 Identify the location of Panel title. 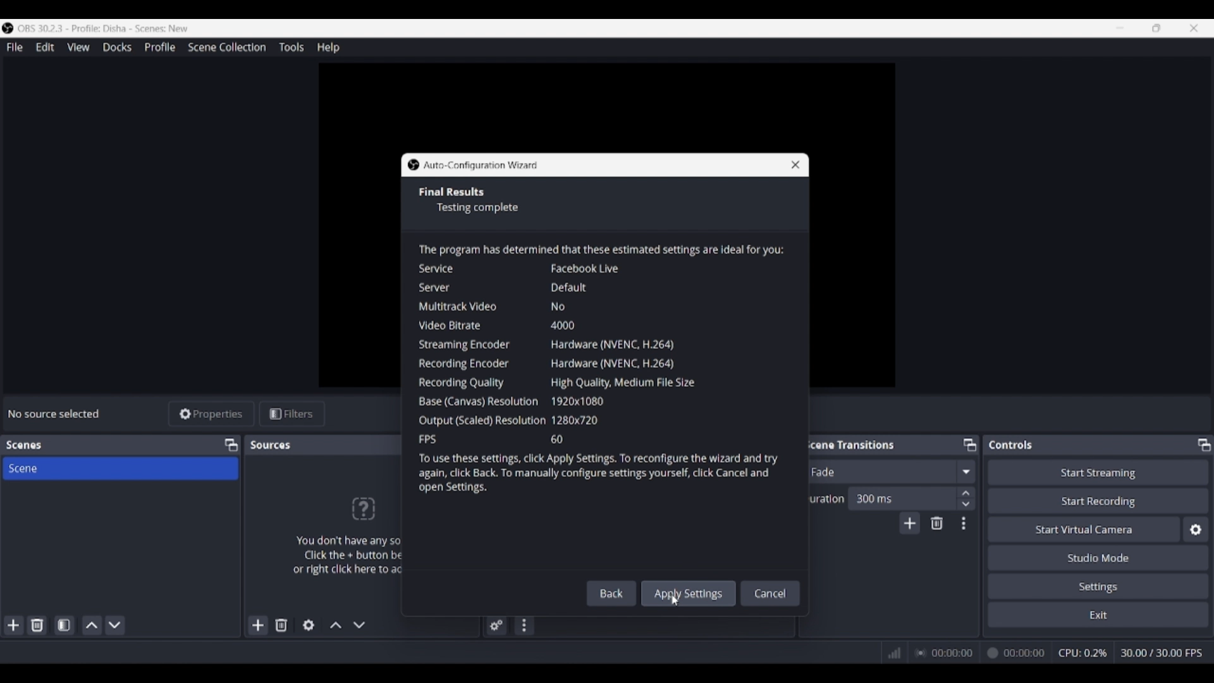
(1011, 445).